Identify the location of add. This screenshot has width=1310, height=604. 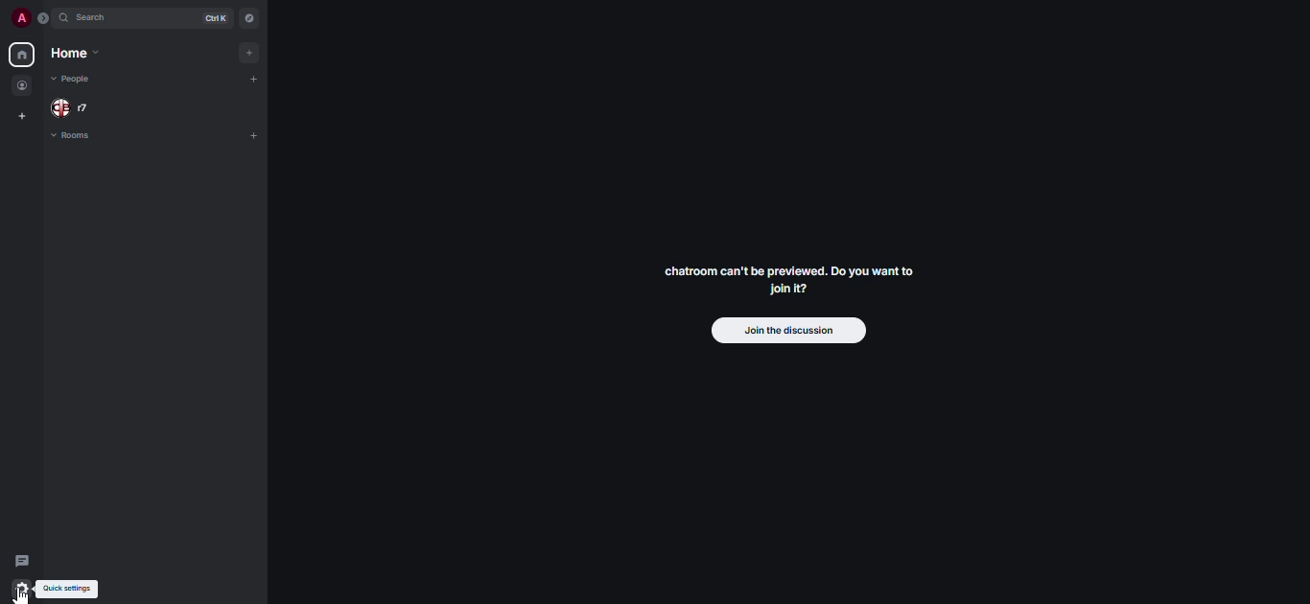
(252, 137).